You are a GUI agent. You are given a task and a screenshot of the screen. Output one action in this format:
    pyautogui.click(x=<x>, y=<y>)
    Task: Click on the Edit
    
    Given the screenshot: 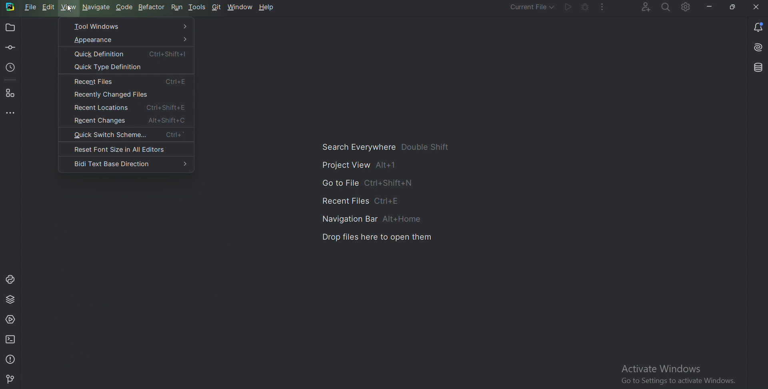 What is the action you would take?
    pyautogui.click(x=49, y=8)
    